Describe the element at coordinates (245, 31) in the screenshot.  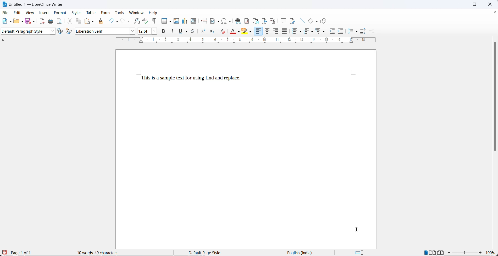
I see `character highlight` at that location.